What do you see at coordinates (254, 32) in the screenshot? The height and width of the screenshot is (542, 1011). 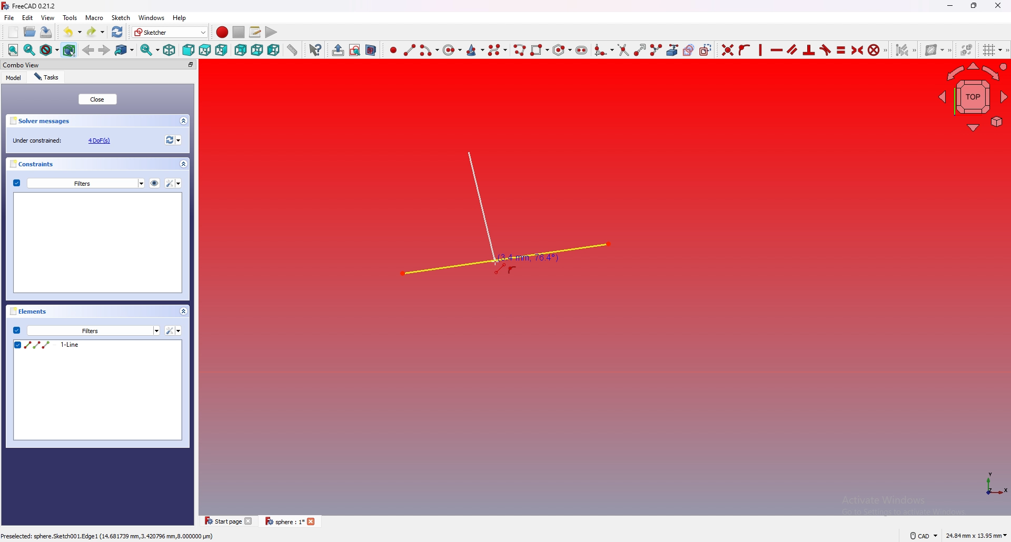 I see `Macros ...` at bounding box center [254, 32].